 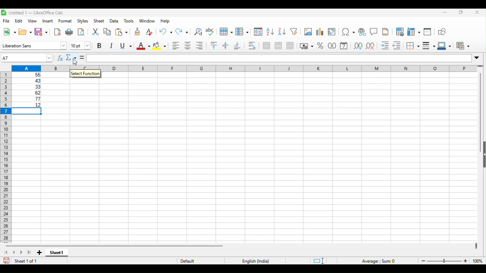 What do you see at coordinates (269, 32) in the screenshot?
I see `sort ascending` at bounding box center [269, 32].